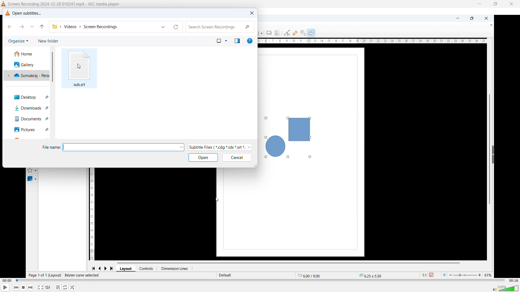  Describe the element at coordinates (29, 97) in the screenshot. I see `Desktop folder ` at that location.